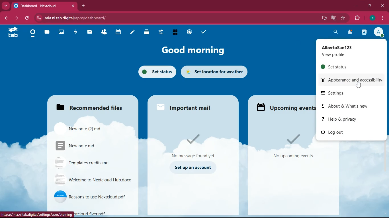  Describe the element at coordinates (337, 132) in the screenshot. I see `log out` at that location.